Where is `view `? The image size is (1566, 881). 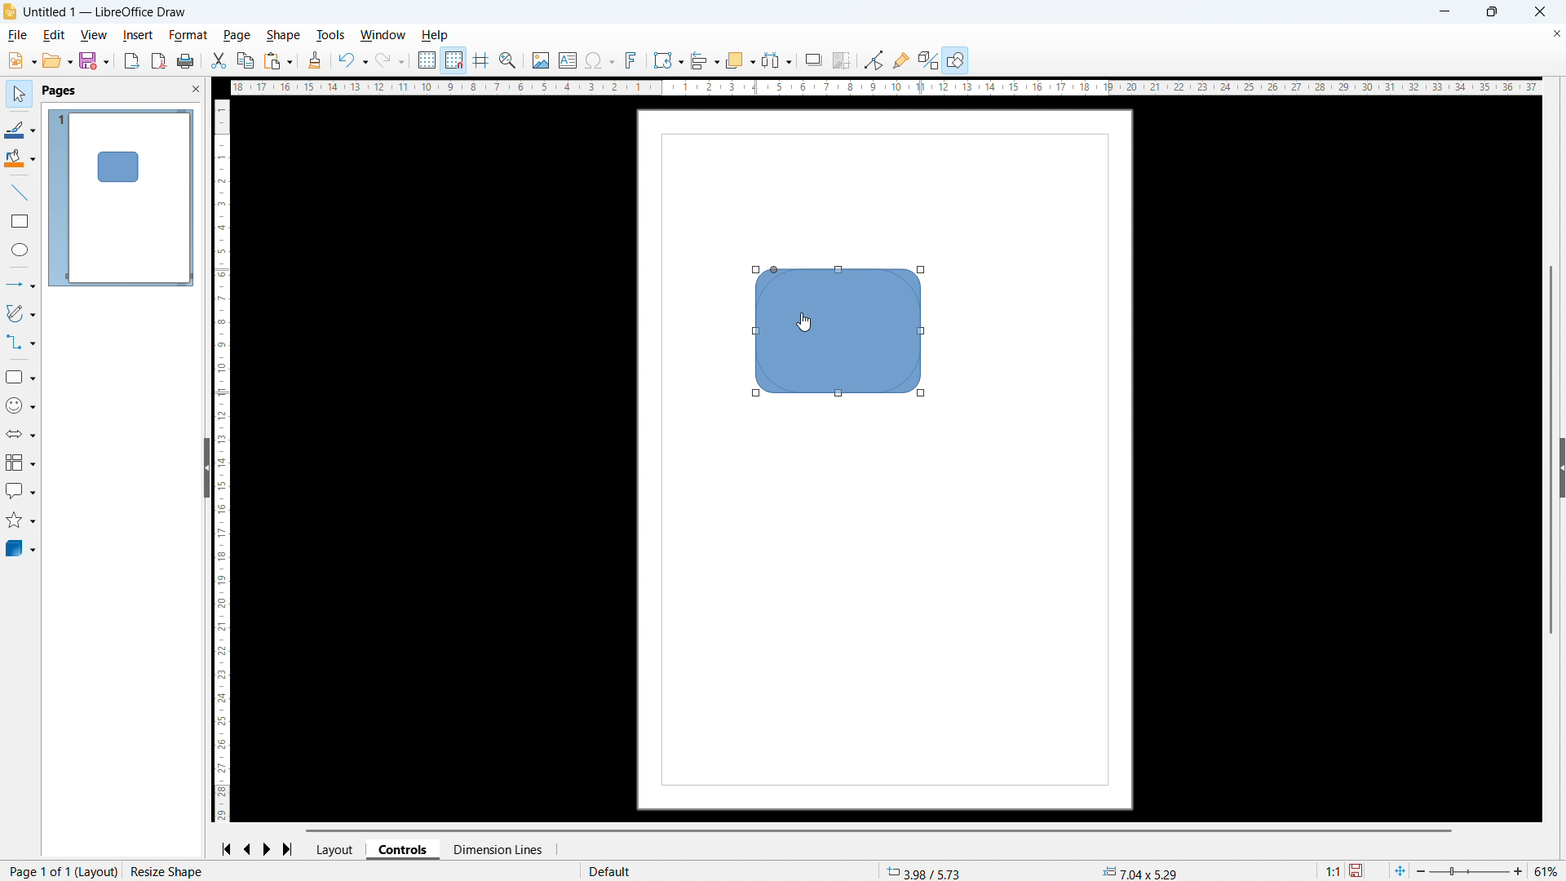 view  is located at coordinates (93, 36).